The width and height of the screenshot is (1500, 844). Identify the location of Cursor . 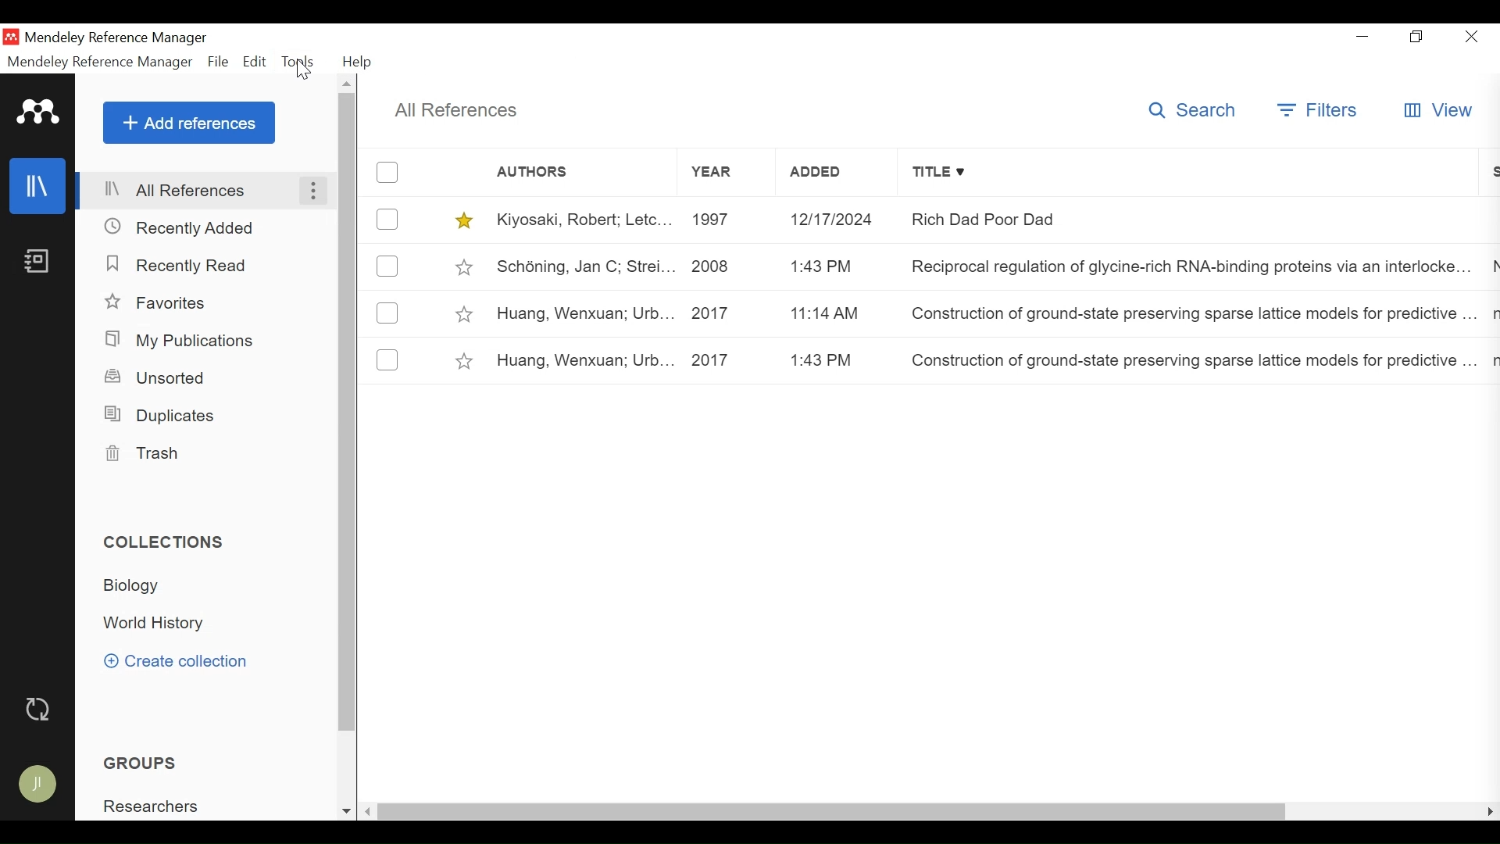
(305, 73).